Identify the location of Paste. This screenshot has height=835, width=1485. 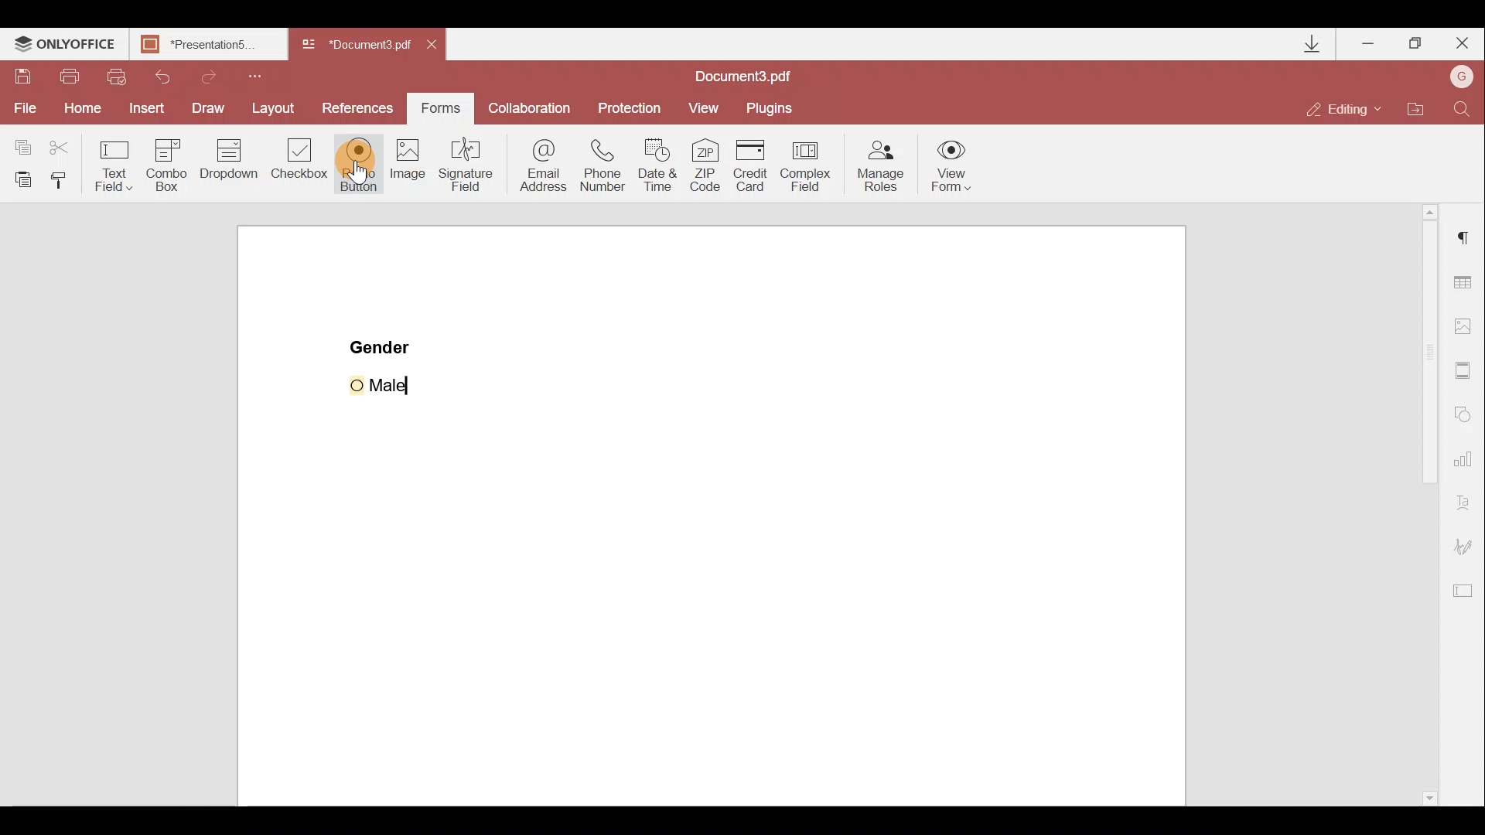
(20, 177).